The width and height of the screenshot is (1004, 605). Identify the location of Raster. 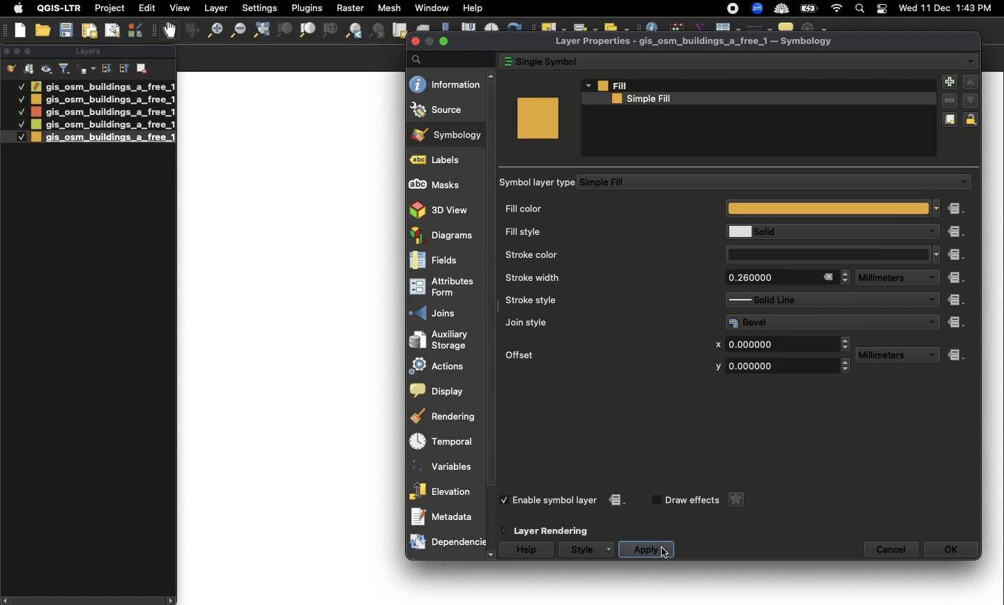
(349, 8).